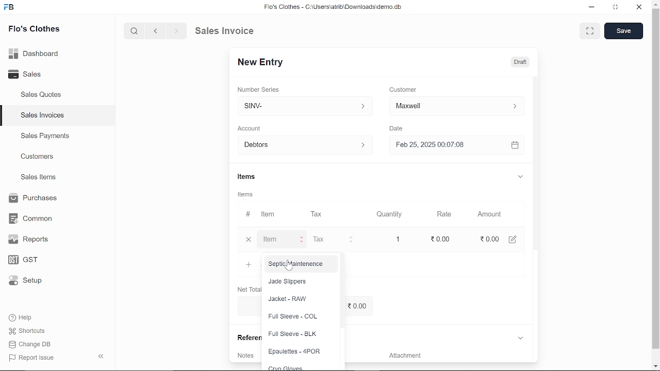 The height and width of the screenshot is (371, 660). Describe the element at coordinates (407, 89) in the screenshot. I see `Customer` at that location.